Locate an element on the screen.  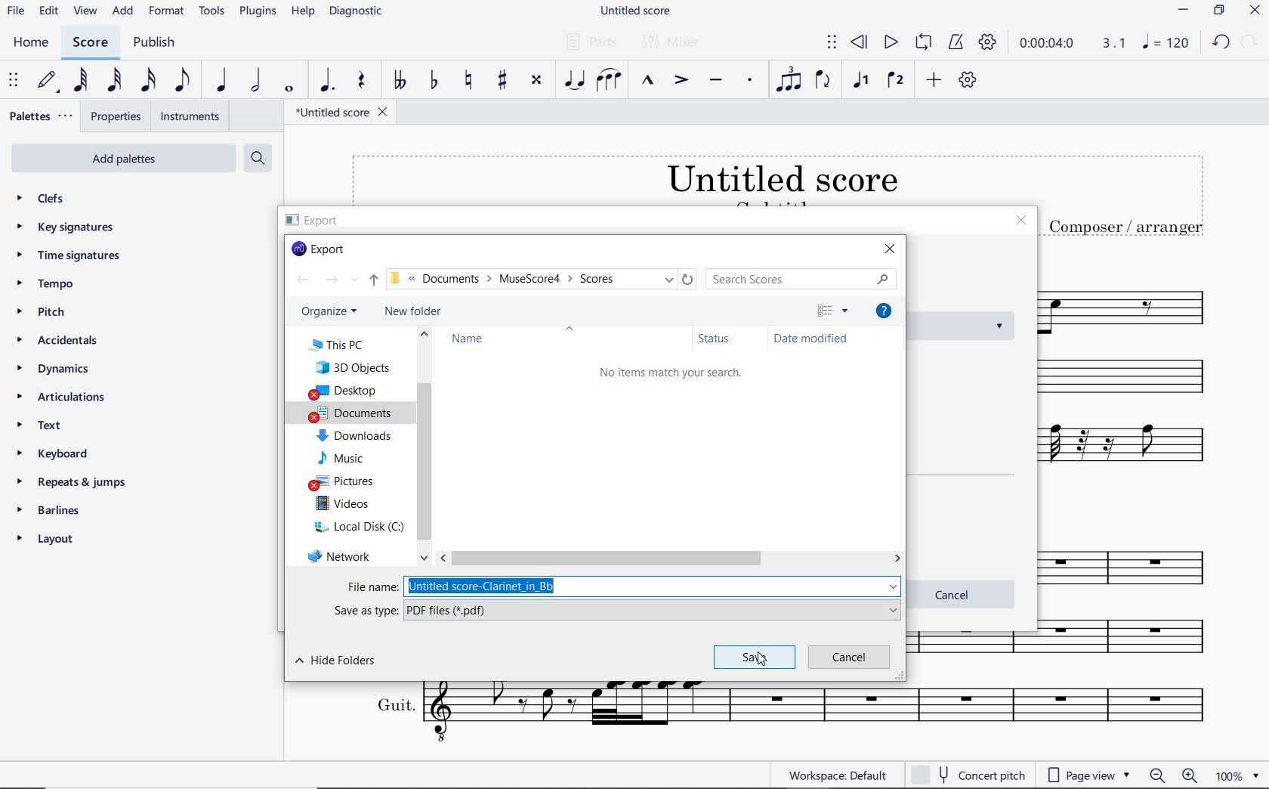
NAME is located at coordinates (474, 342).